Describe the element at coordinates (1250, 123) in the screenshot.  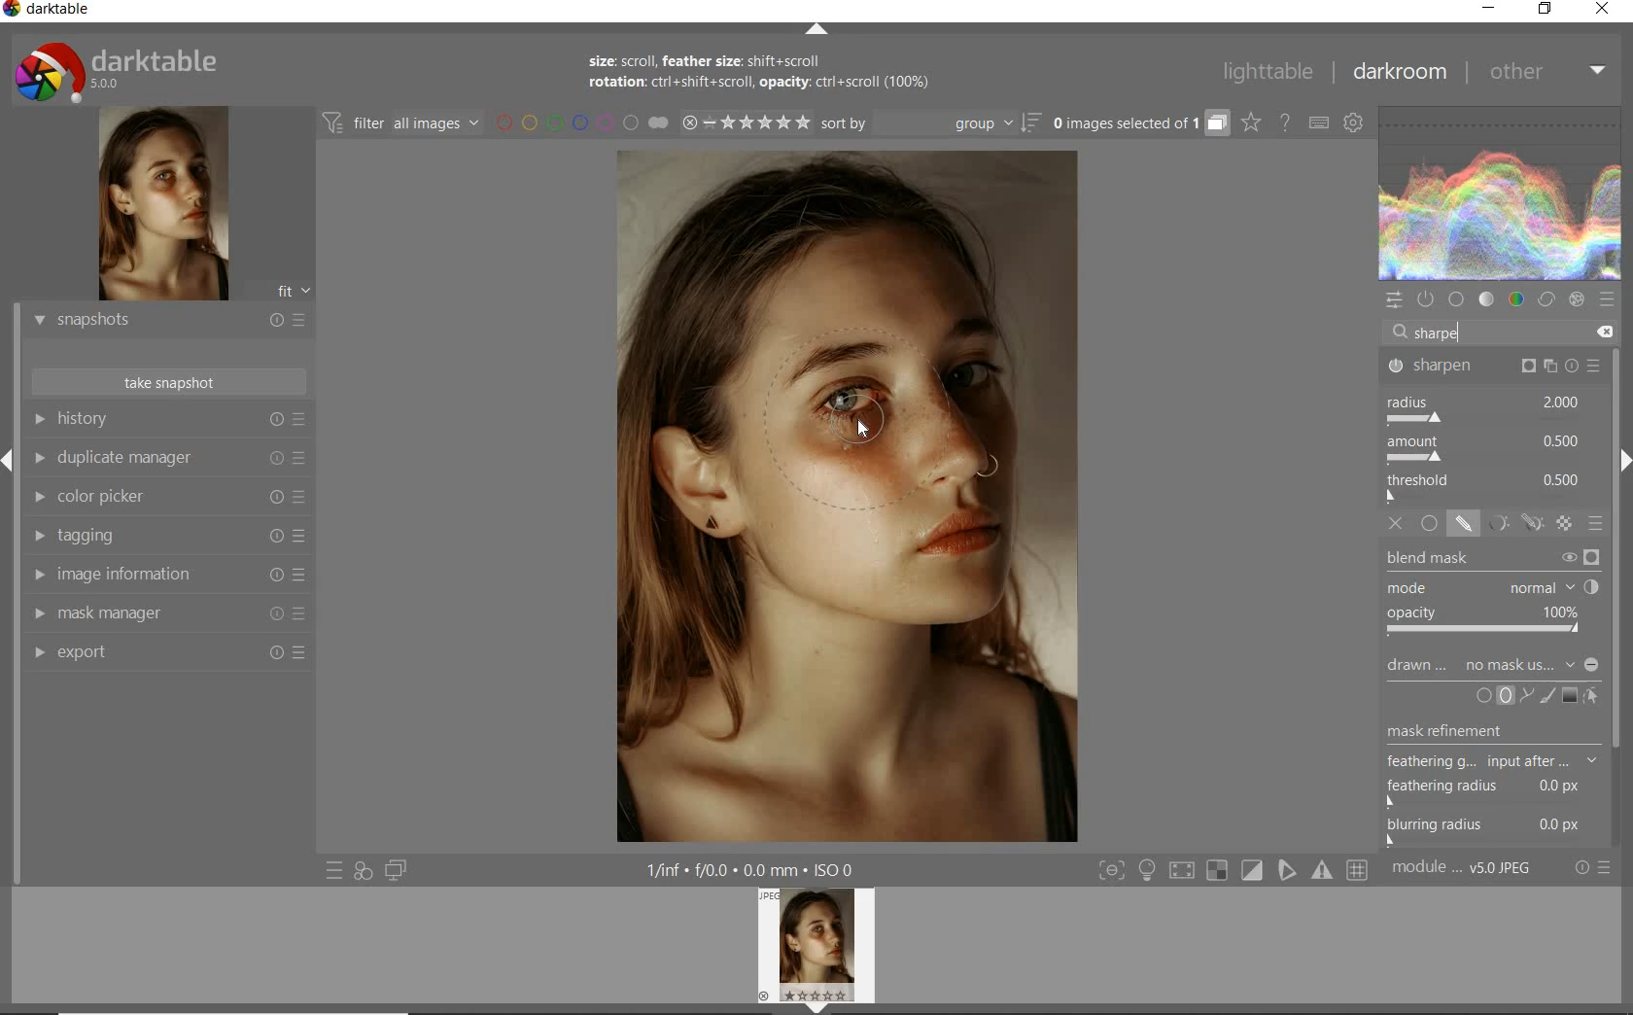
I see `change overlays shown on thumbnails` at that location.